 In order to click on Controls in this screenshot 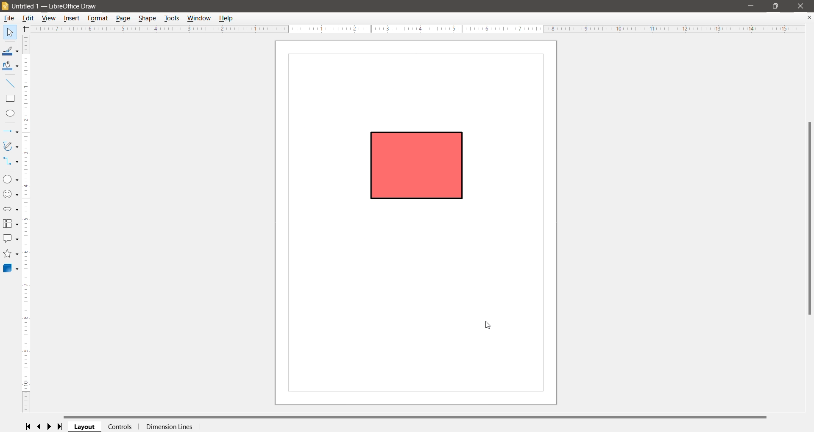, I will do `click(120, 427)`.